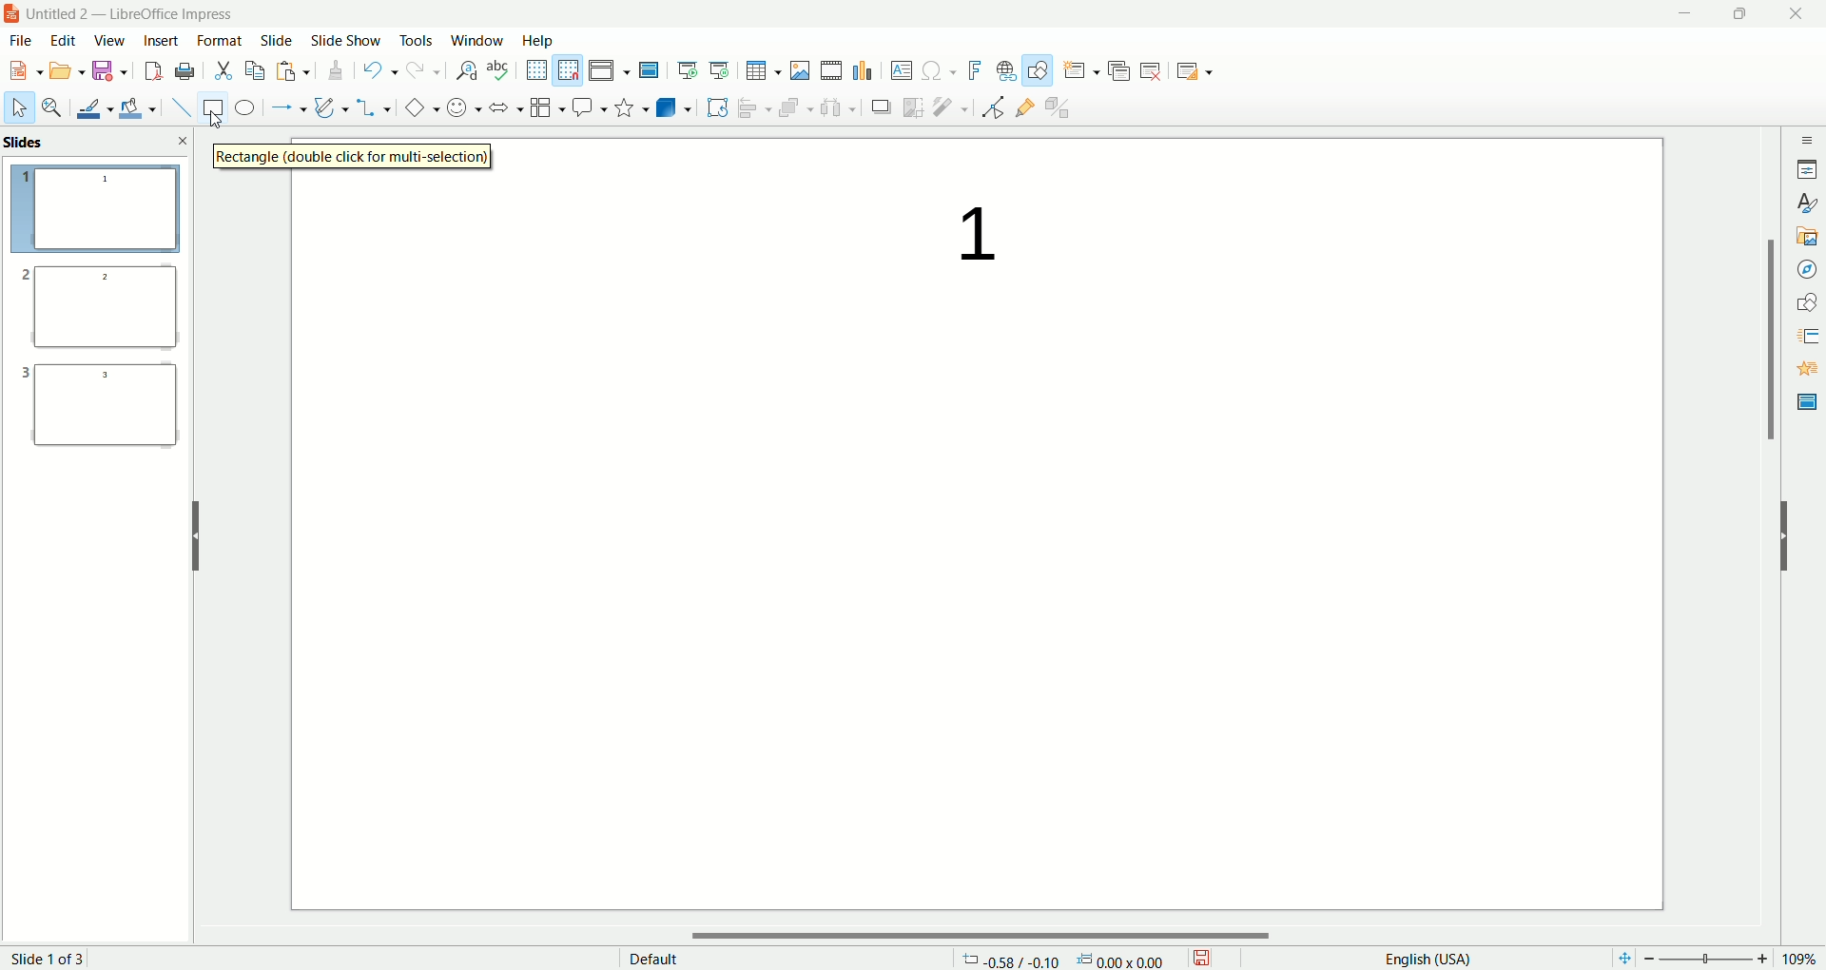 The width and height of the screenshot is (1826, 970). What do you see at coordinates (224, 69) in the screenshot?
I see `cut` at bounding box center [224, 69].